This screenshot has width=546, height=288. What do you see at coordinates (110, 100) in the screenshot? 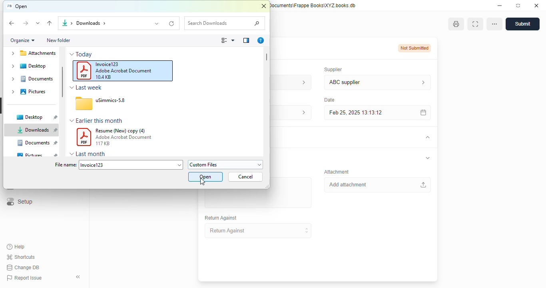
I see `uSimmics-5.8` at bounding box center [110, 100].